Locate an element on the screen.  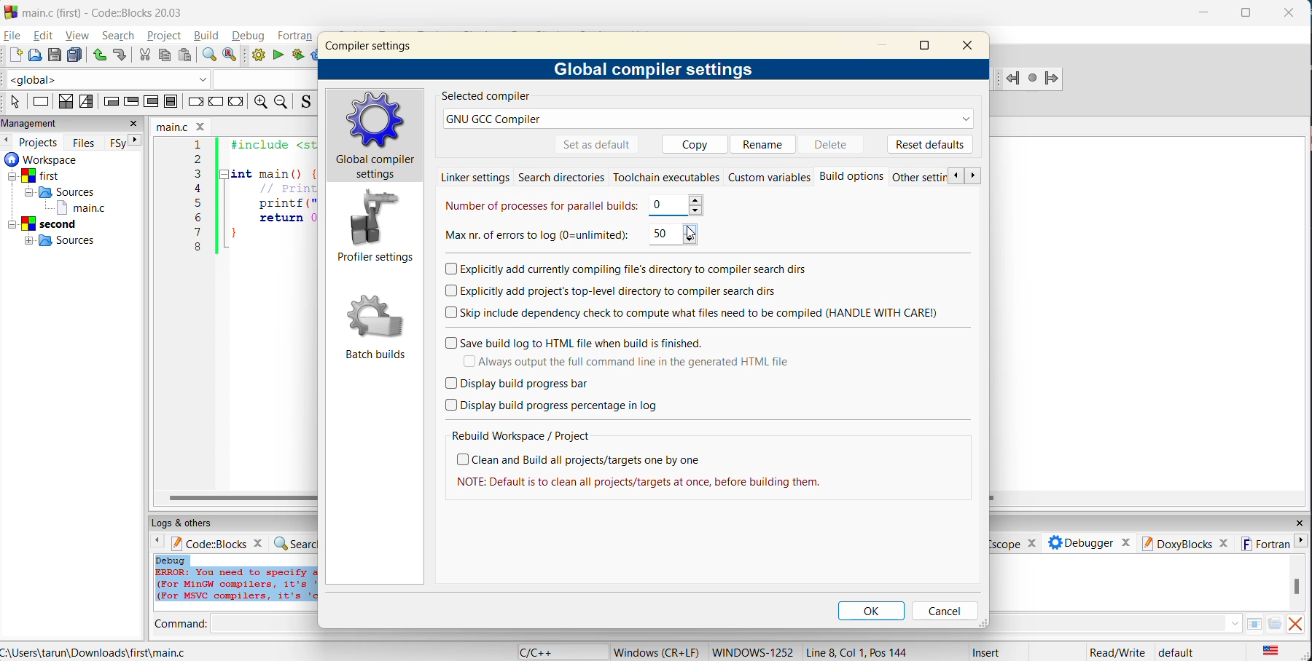
open is located at coordinates (35, 56).